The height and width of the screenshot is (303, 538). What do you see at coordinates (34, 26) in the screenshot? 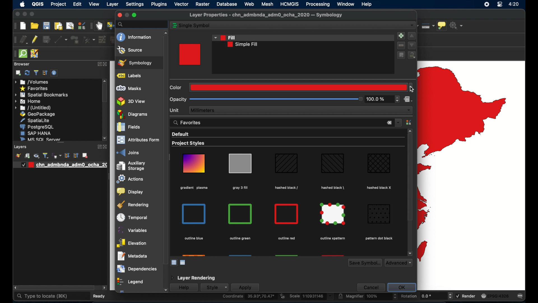
I see `open project ` at bounding box center [34, 26].